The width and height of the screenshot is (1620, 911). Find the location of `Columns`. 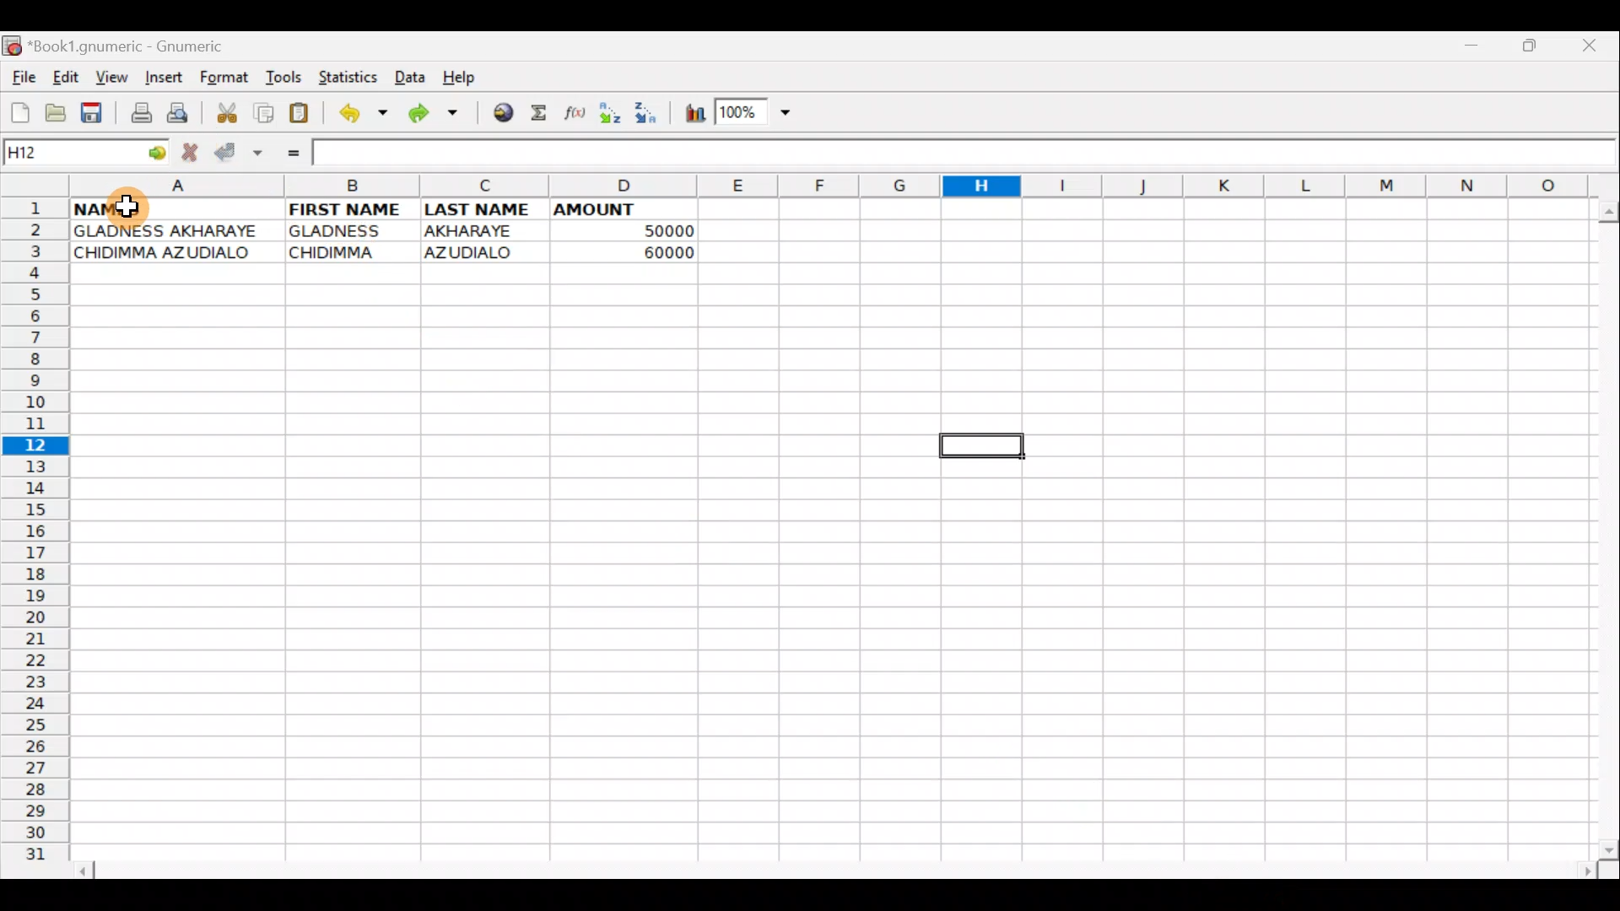

Columns is located at coordinates (845, 186).